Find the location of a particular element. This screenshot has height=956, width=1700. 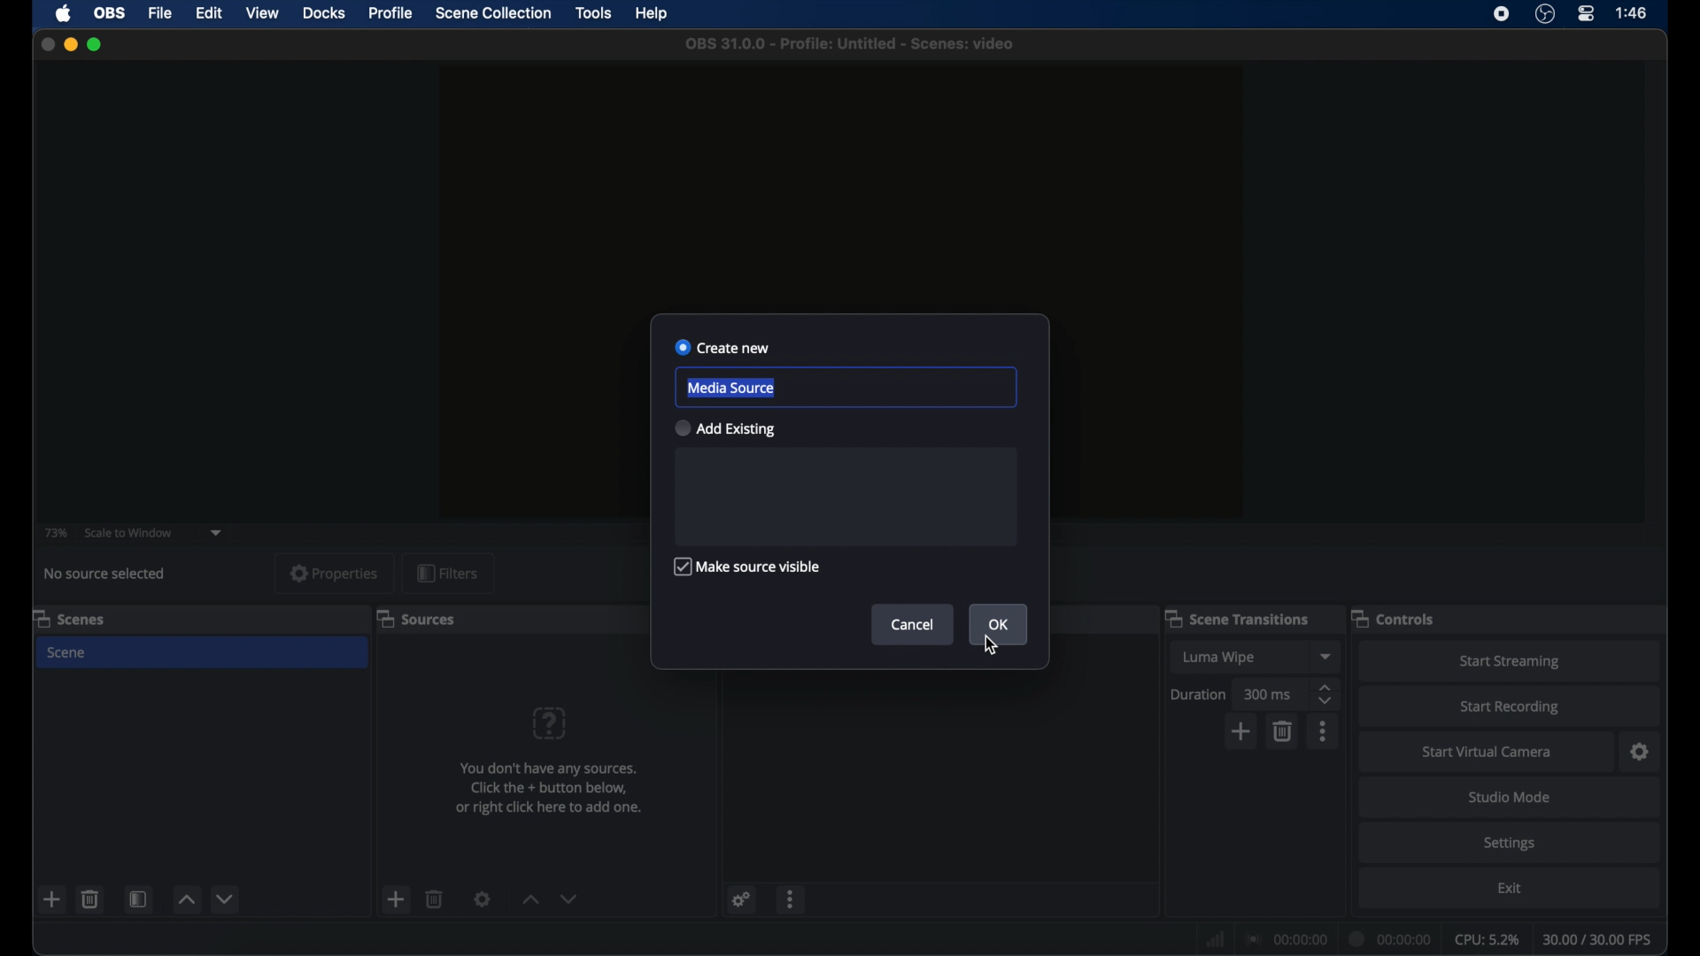

media source is located at coordinates (731, 388).